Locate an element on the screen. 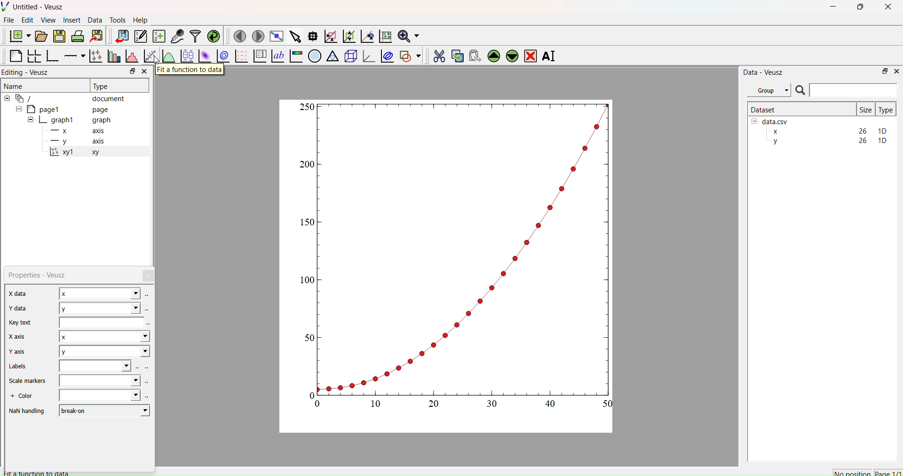 The width and height of the screenshot is (903, 476). Recenter graph axis is located at coordinates (366, 36).